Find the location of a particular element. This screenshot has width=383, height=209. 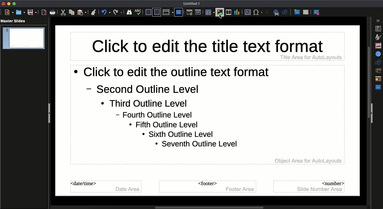

close is located at coordinates (46, 21).